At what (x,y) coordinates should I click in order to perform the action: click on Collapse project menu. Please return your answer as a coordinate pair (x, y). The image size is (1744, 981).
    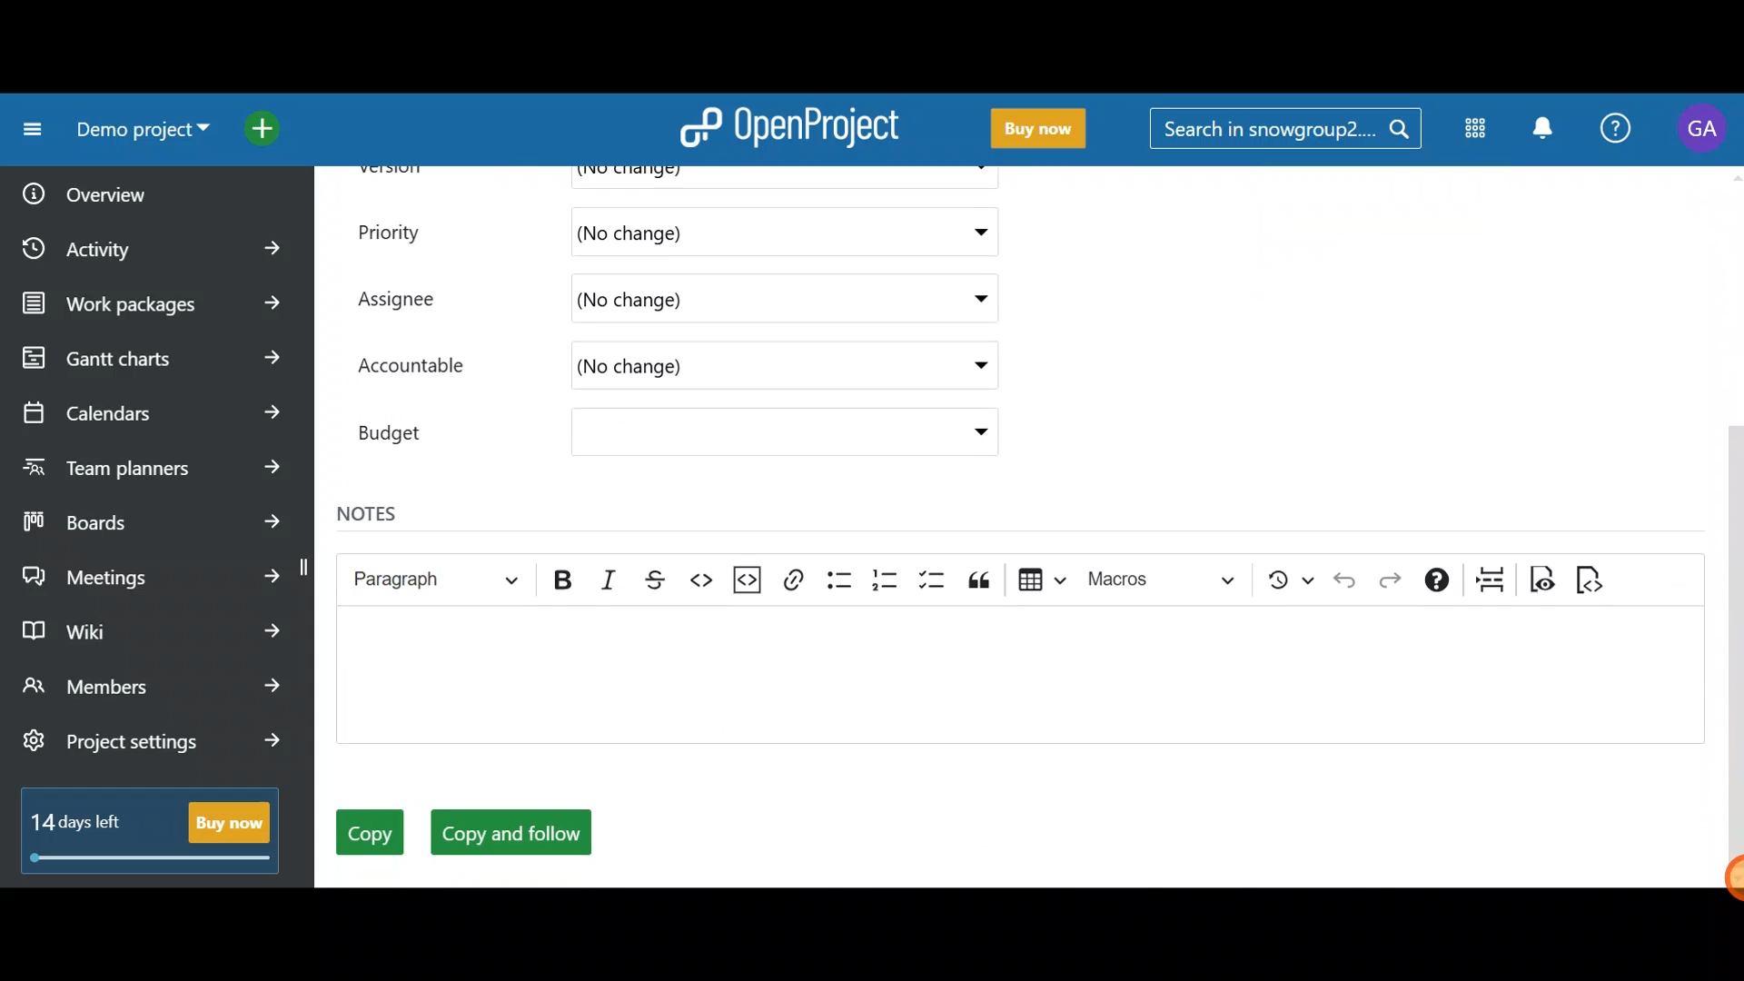
    Looking at the image, I should click on (28, 130).